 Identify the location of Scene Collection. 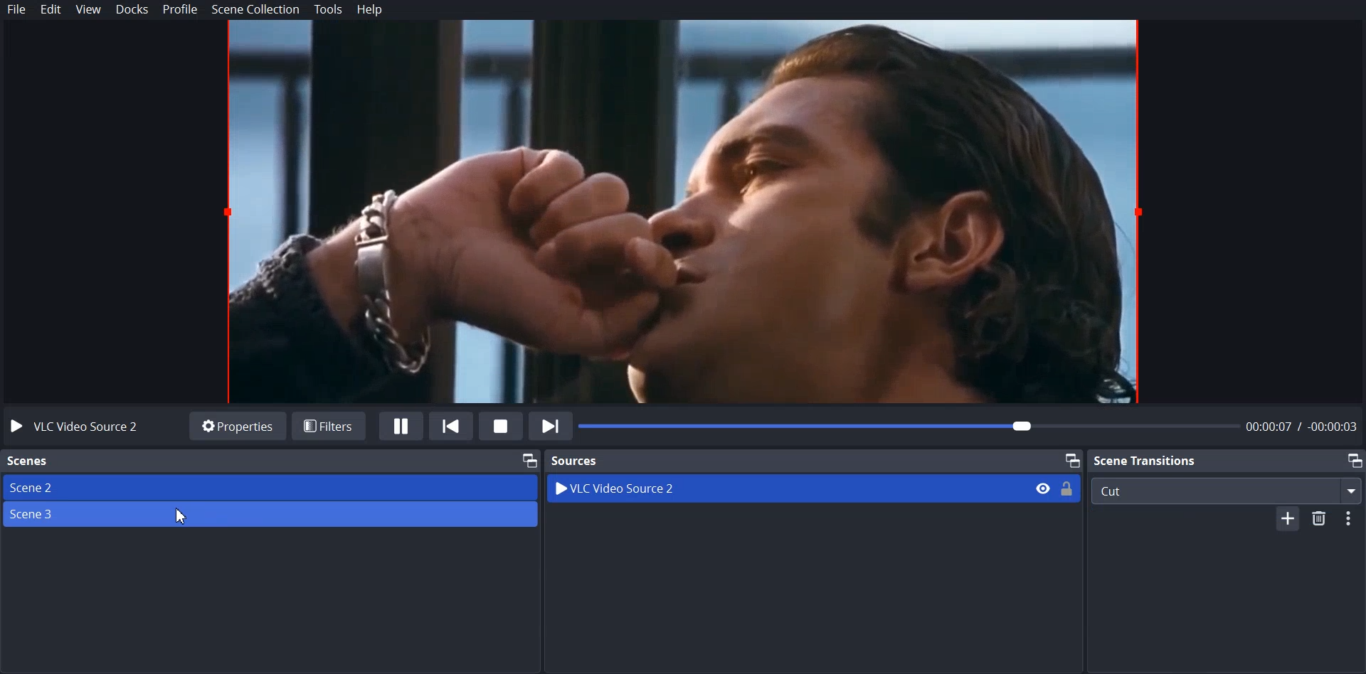
(257, 9).